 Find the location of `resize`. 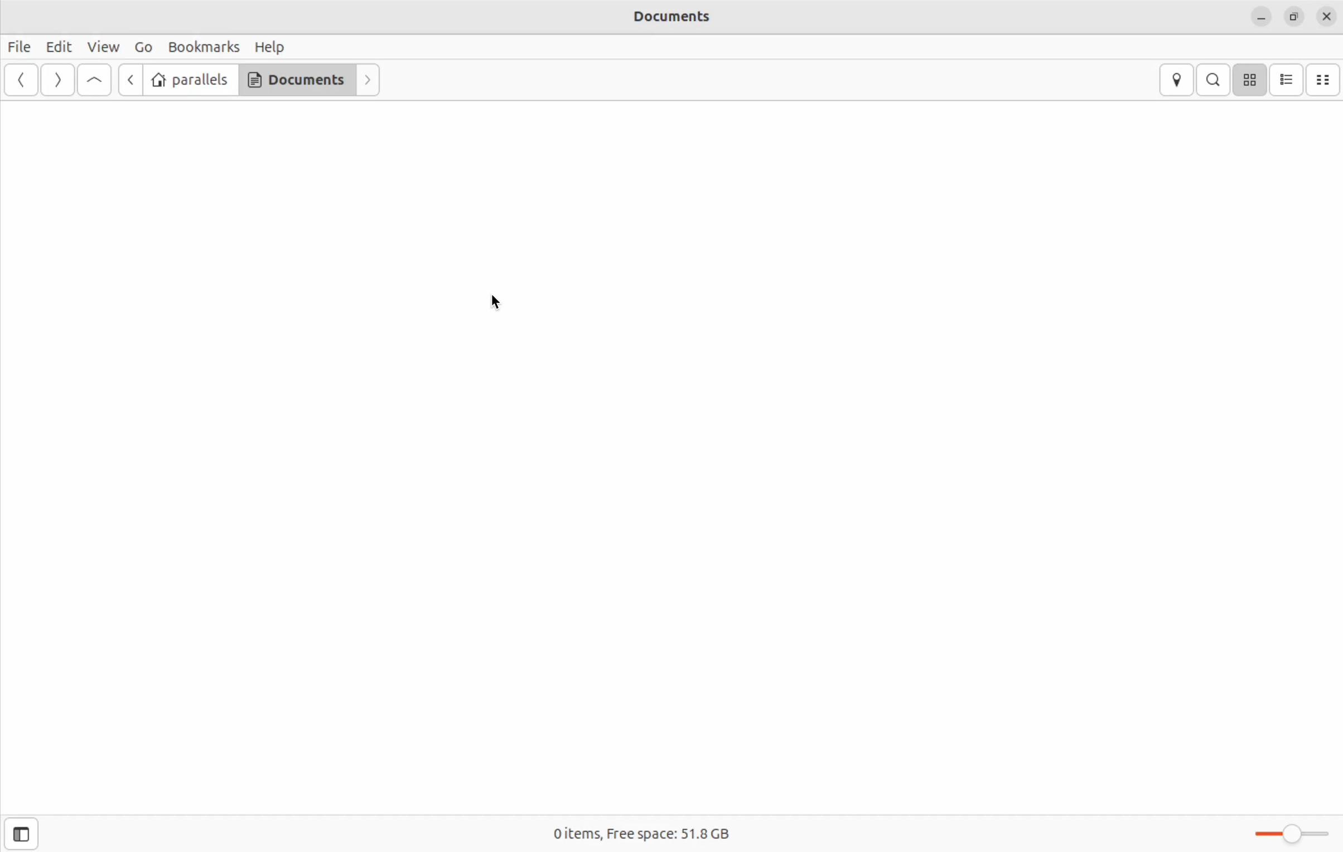

resize is located at coordinates (1294, 16).